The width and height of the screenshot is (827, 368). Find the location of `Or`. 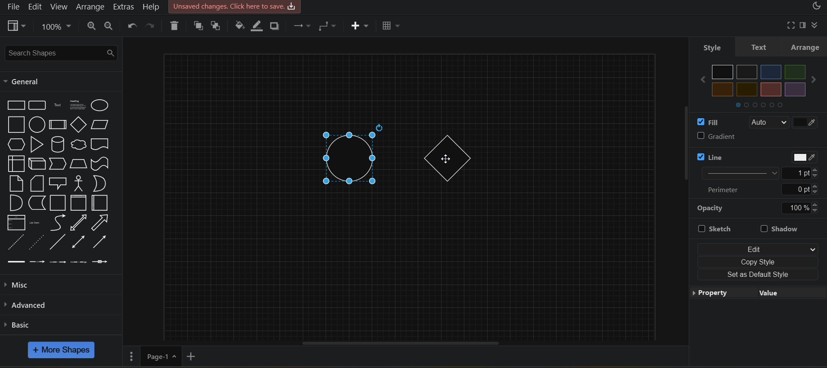

Or is located at coordinates (99, 183).